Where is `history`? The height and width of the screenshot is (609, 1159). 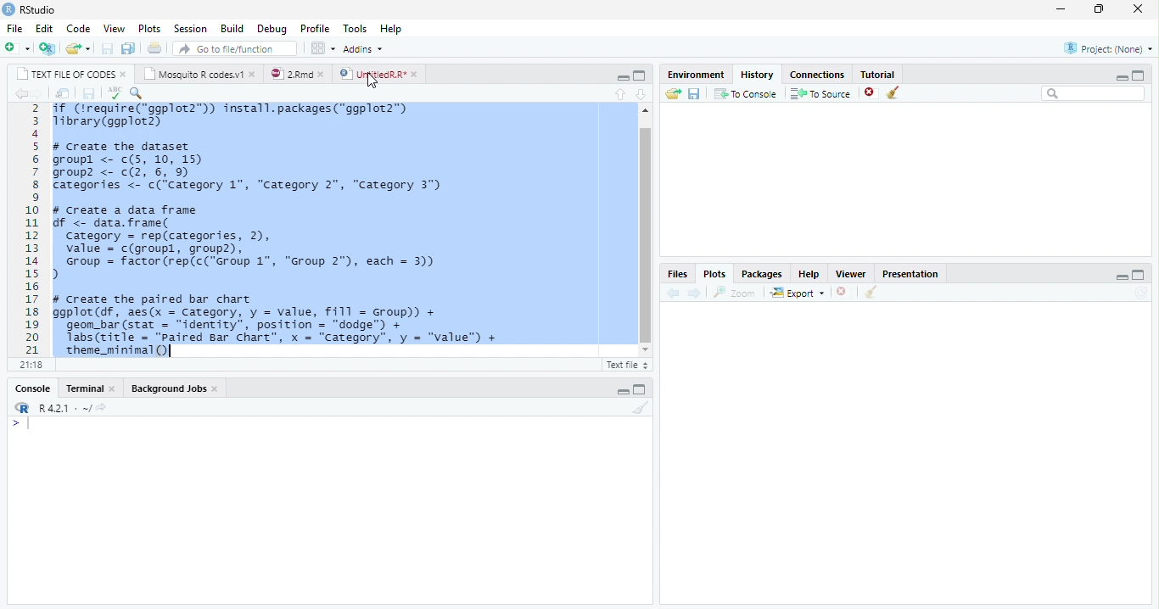 history is located at coordinates (756, 74).